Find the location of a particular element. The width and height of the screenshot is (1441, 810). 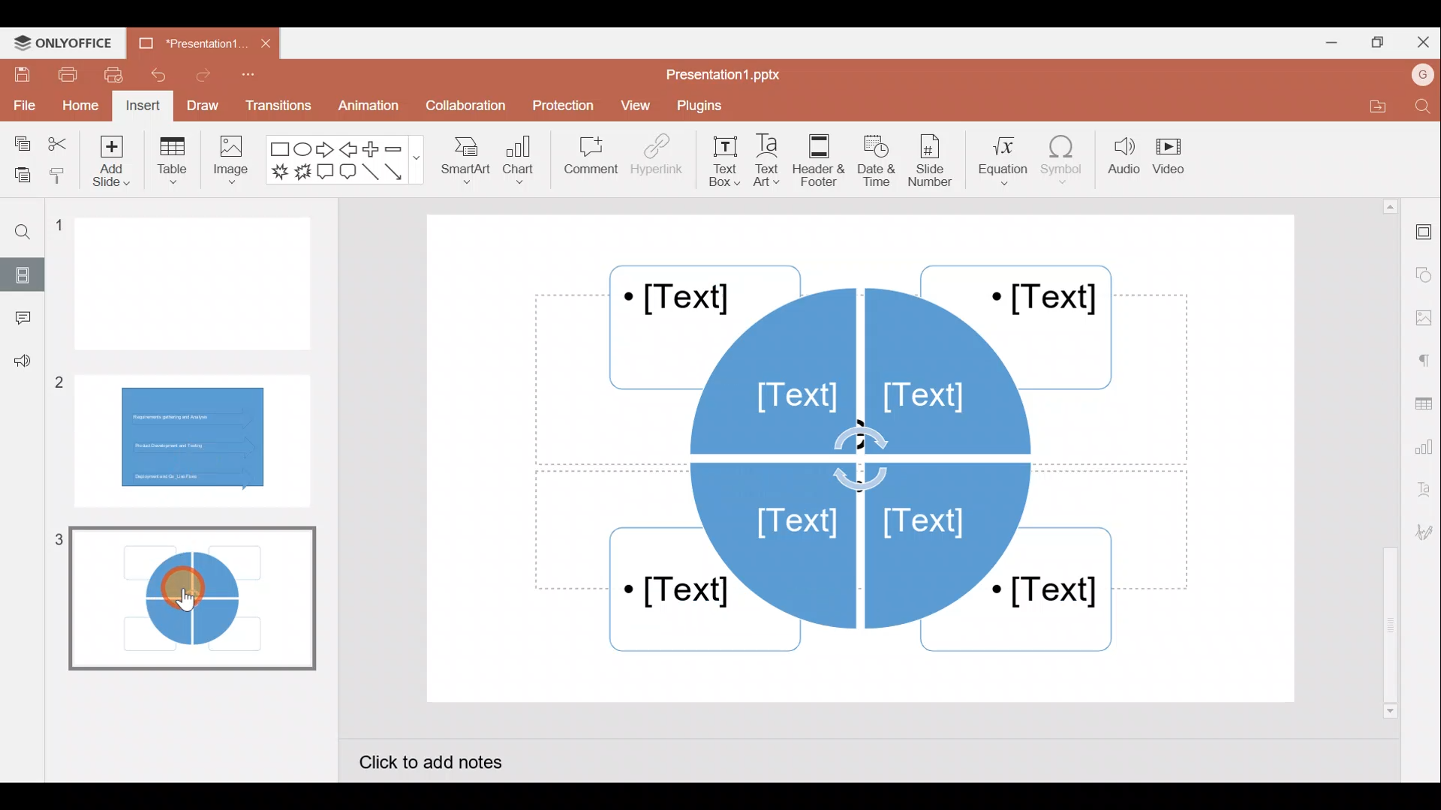

Home is located at coordinates (80, 106).